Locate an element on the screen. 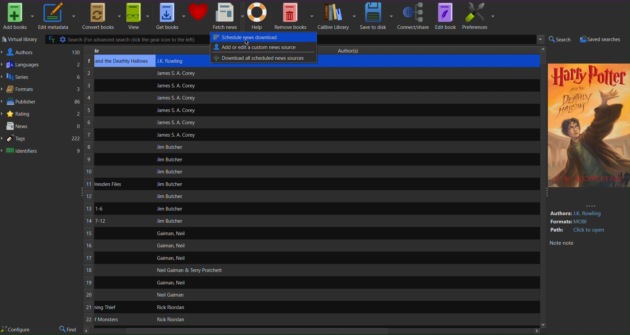  Series is located at coordinates (41, 78).